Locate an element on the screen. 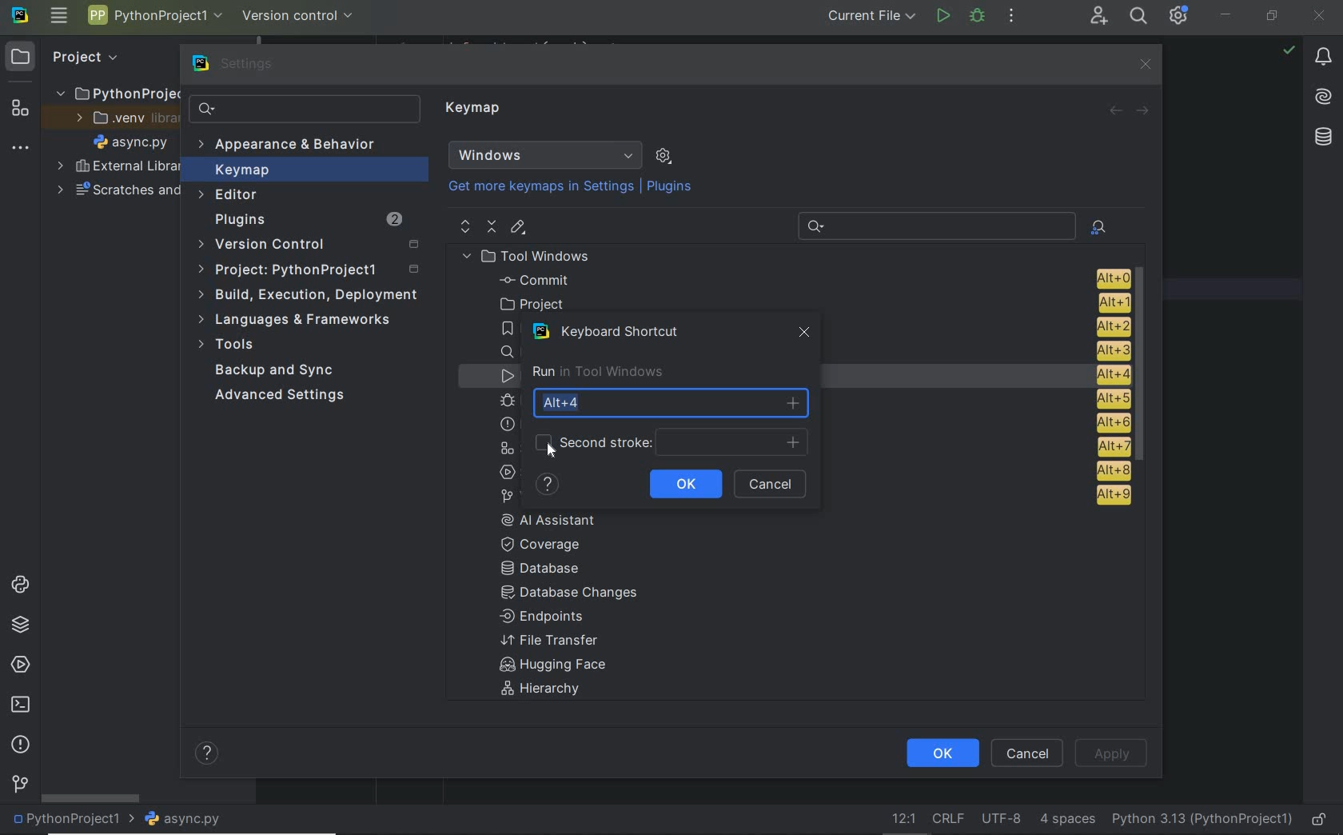 This screenshot has width=1343, height=835. Keymap is located at coordinates (476, 110).